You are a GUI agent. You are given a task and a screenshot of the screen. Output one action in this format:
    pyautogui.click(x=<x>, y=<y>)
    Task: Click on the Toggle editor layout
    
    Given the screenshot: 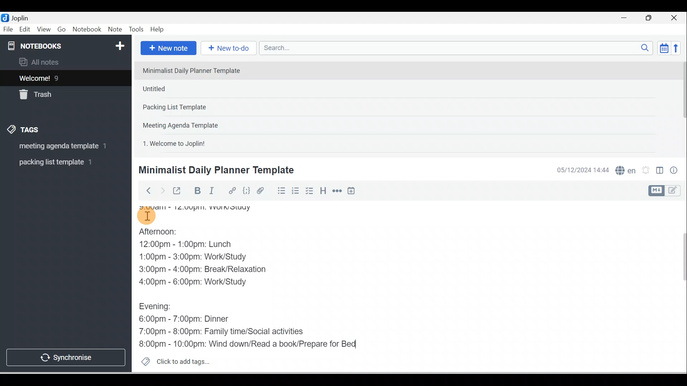 What is the action you would take?
    pyautogui.click(x=667, y=191)
    